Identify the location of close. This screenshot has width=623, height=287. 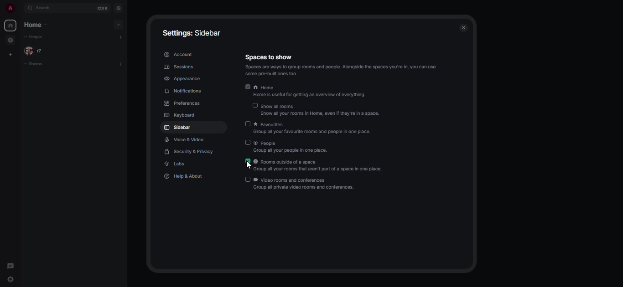
(465, 26).